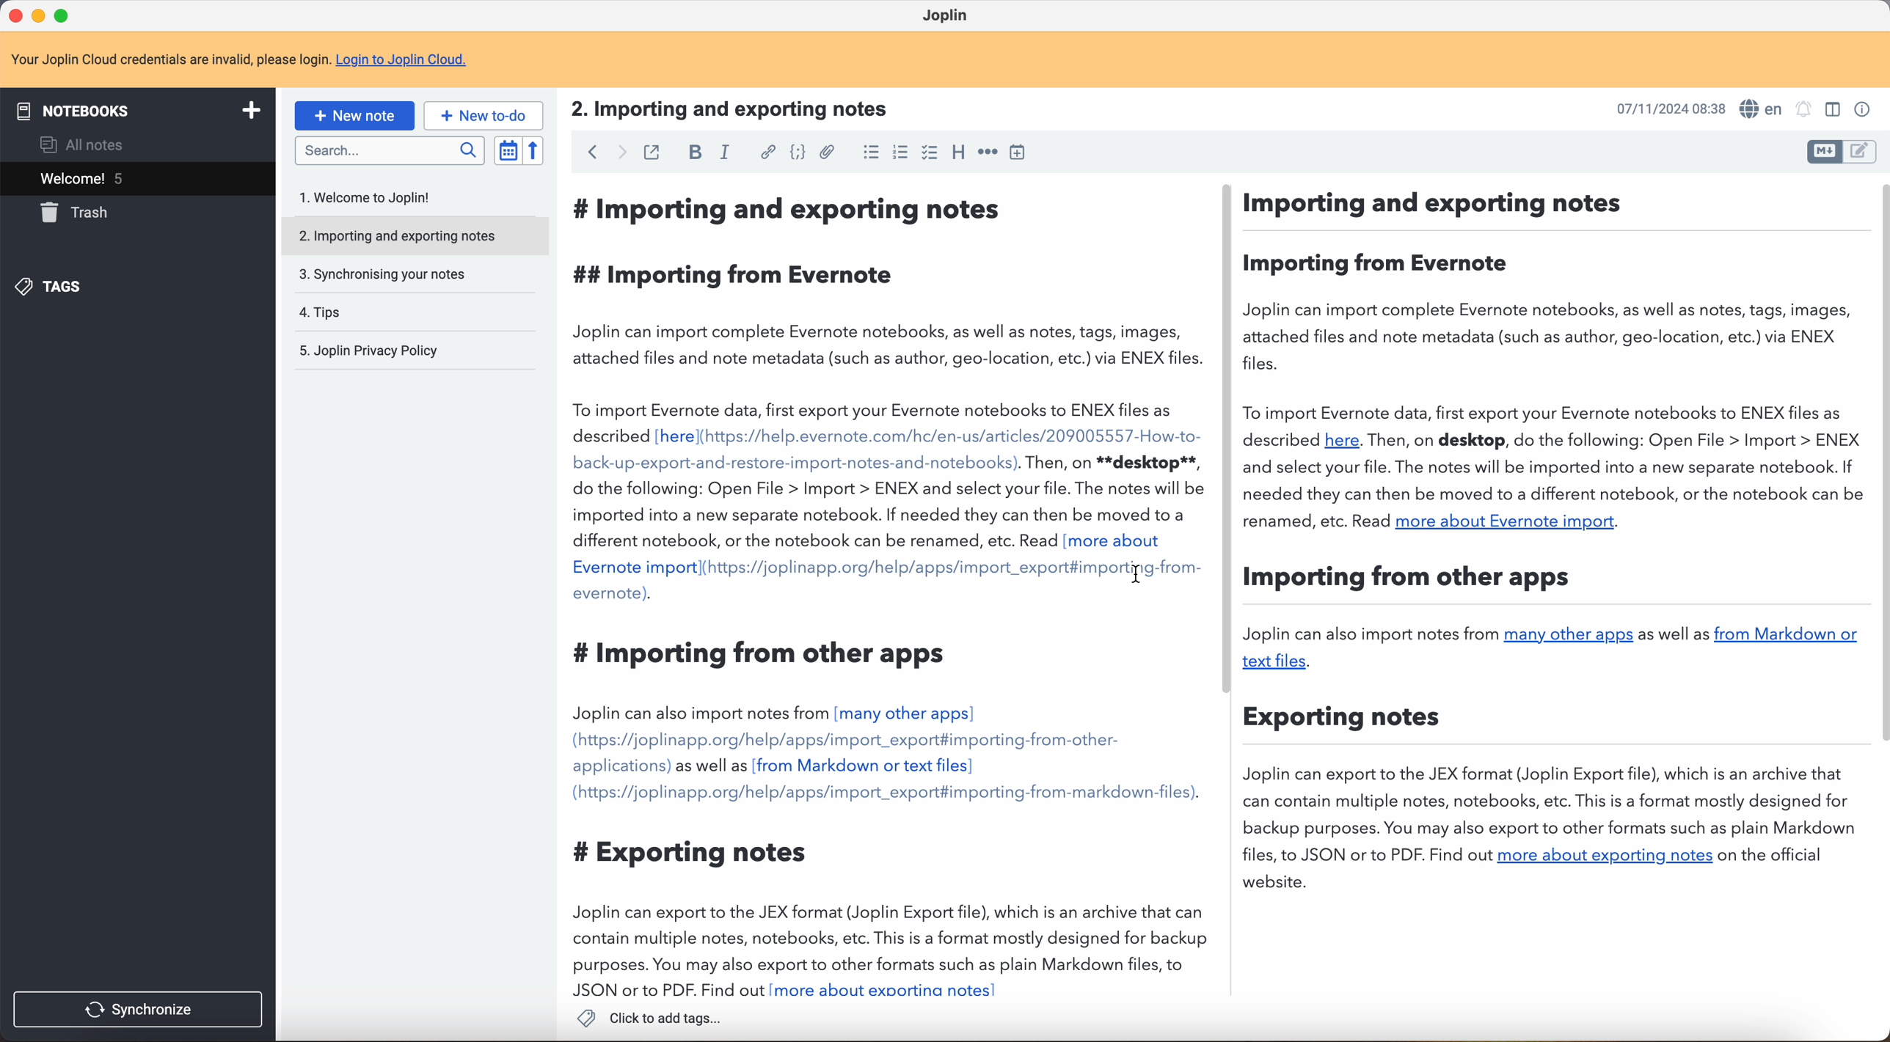 The image size is (1890, 1042). Describe the element at coordinates (41, 15) in the screenshot. I see `minimize` at that location.